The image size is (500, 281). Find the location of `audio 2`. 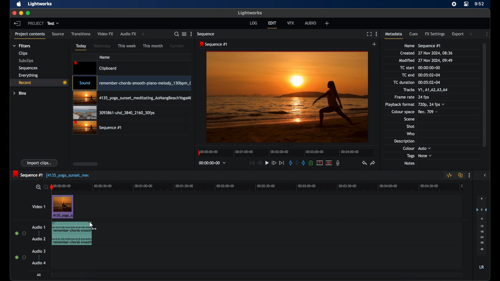

audio 2 is located at coordinates (38, 239).